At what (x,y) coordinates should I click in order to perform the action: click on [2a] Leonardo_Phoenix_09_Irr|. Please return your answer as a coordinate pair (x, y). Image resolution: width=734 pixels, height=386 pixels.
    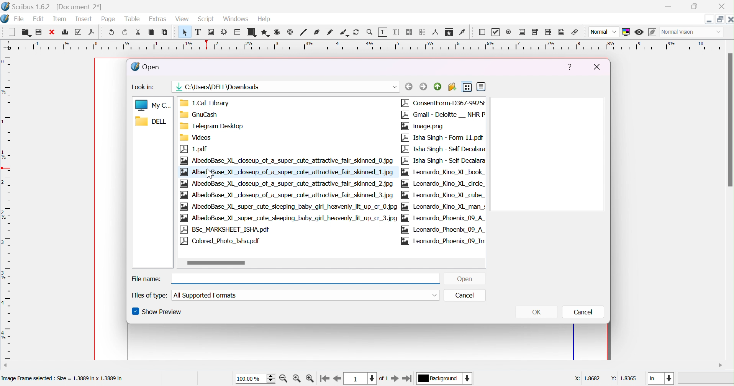
    Looking at the image, I should click on (438, 241).